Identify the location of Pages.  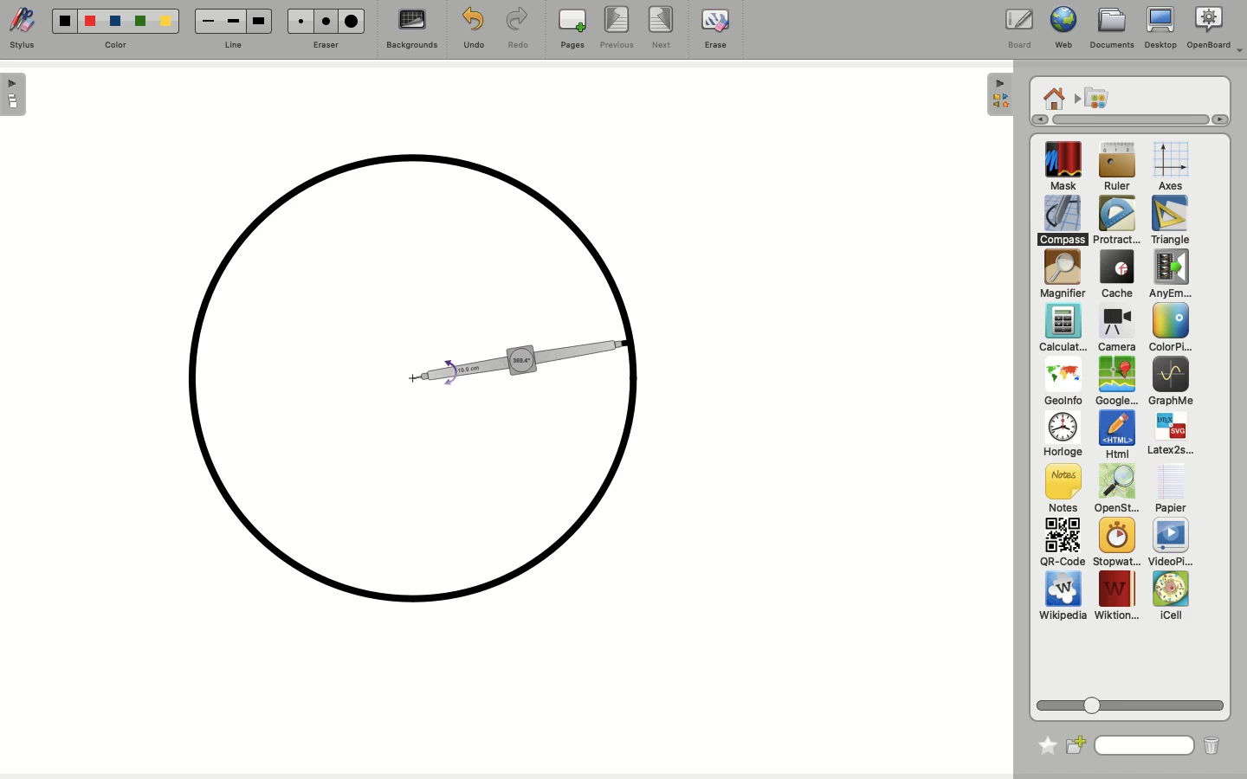
(572, 30).